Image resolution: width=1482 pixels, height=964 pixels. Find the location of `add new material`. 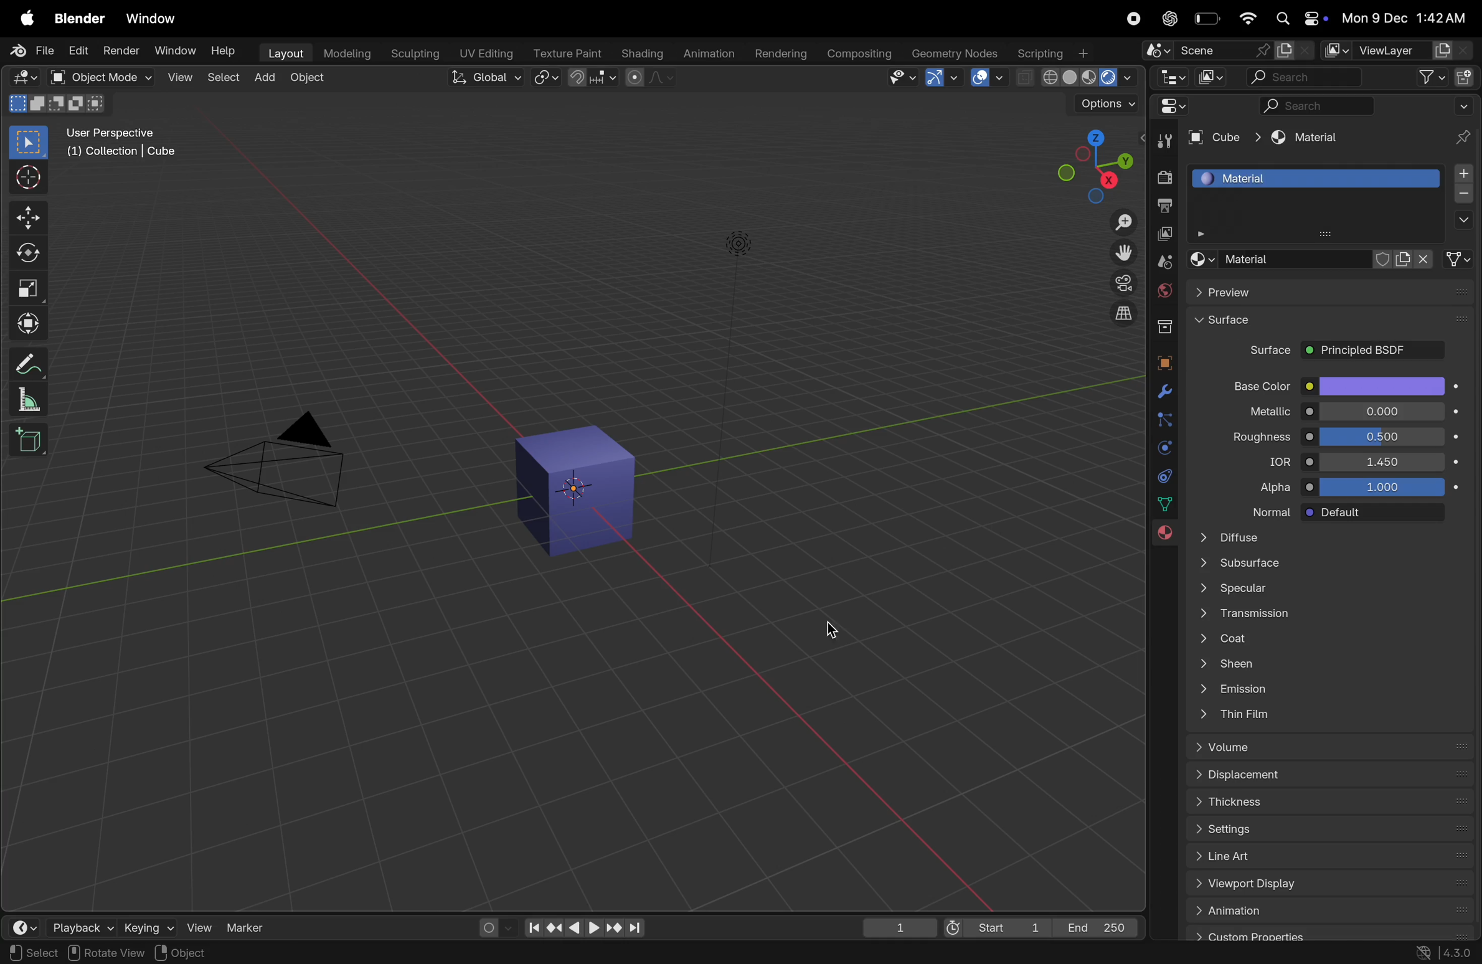

add new material is located at coordinates (1407, 260).